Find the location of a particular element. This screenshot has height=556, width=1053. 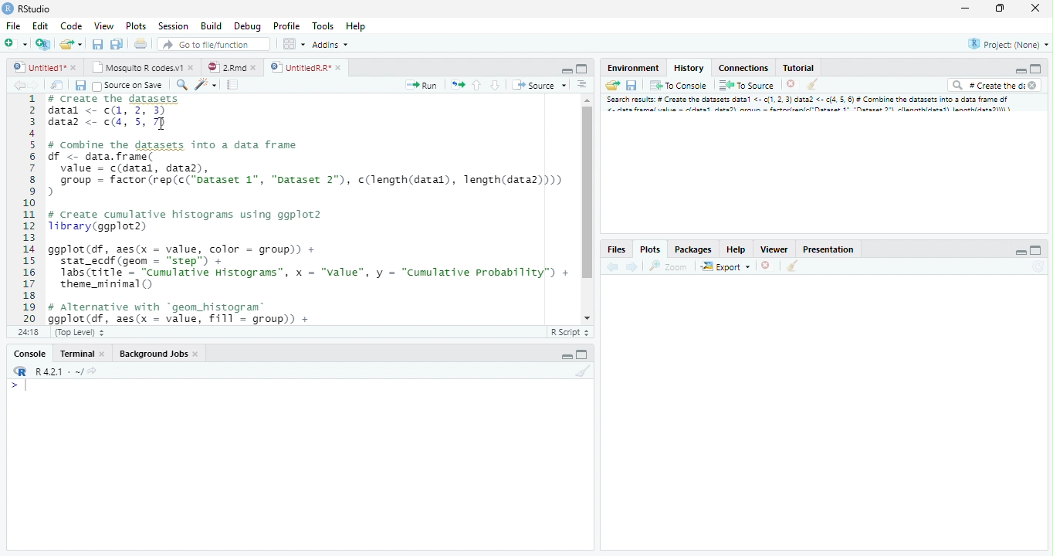

Delete is located at coordinates (791, 84).